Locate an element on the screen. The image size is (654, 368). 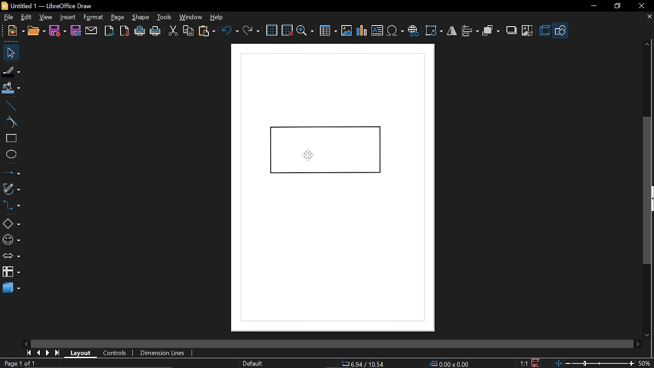
fill line is located at coordinates (11, 72).